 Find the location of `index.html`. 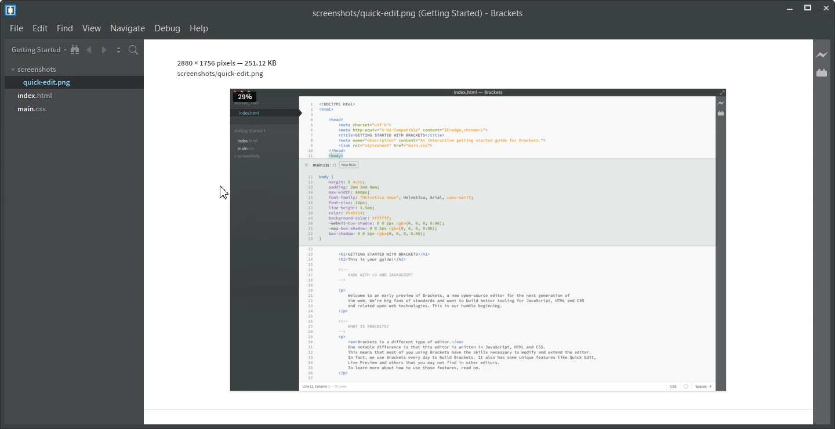

index.html is located at coordinates (34, 96).